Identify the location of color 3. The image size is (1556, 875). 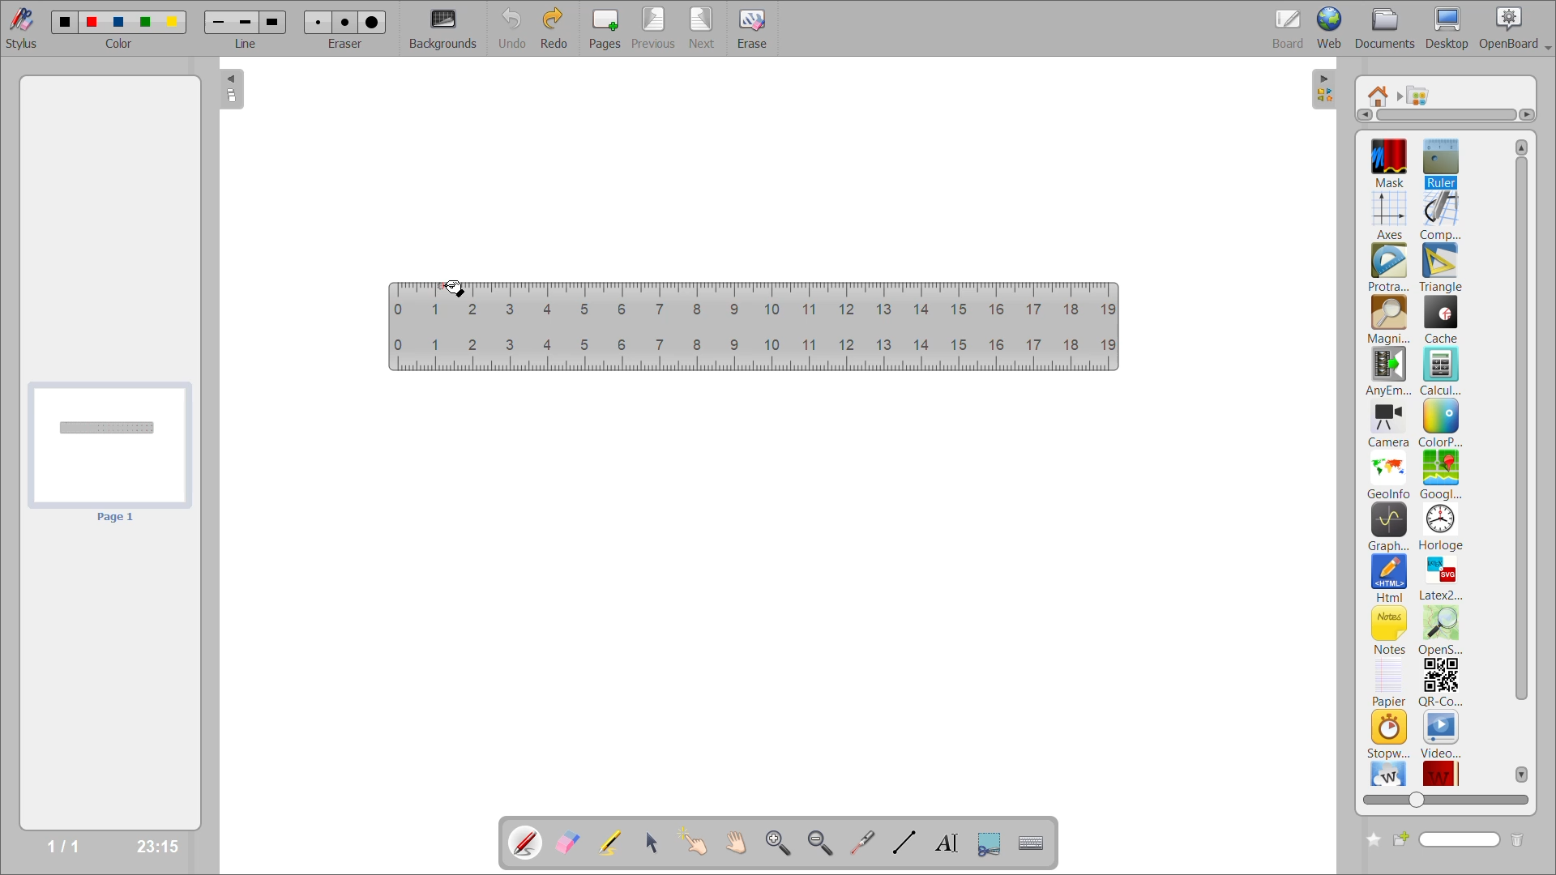
(118, 21).